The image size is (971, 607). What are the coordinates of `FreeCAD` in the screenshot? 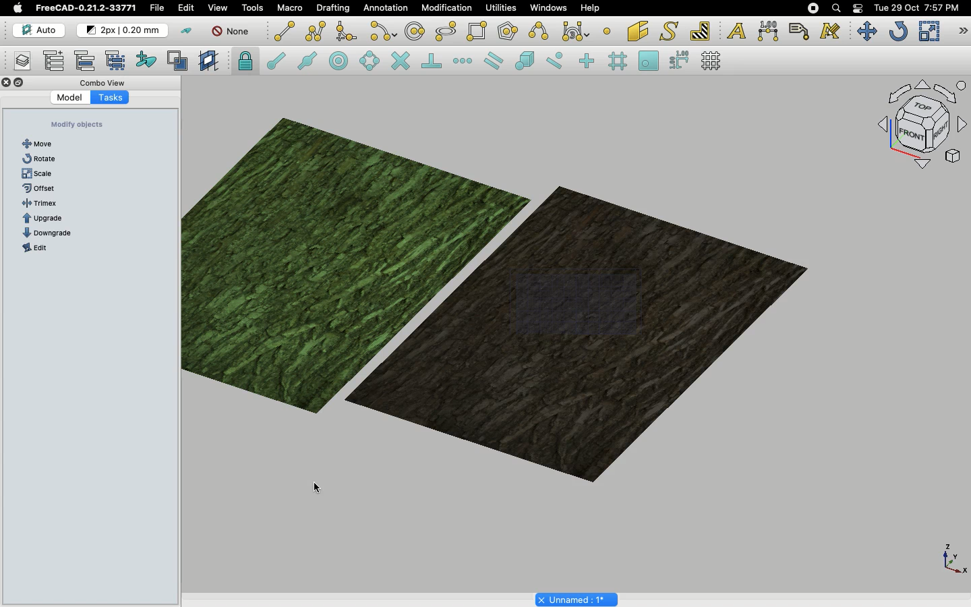 It's located at (87, 8).